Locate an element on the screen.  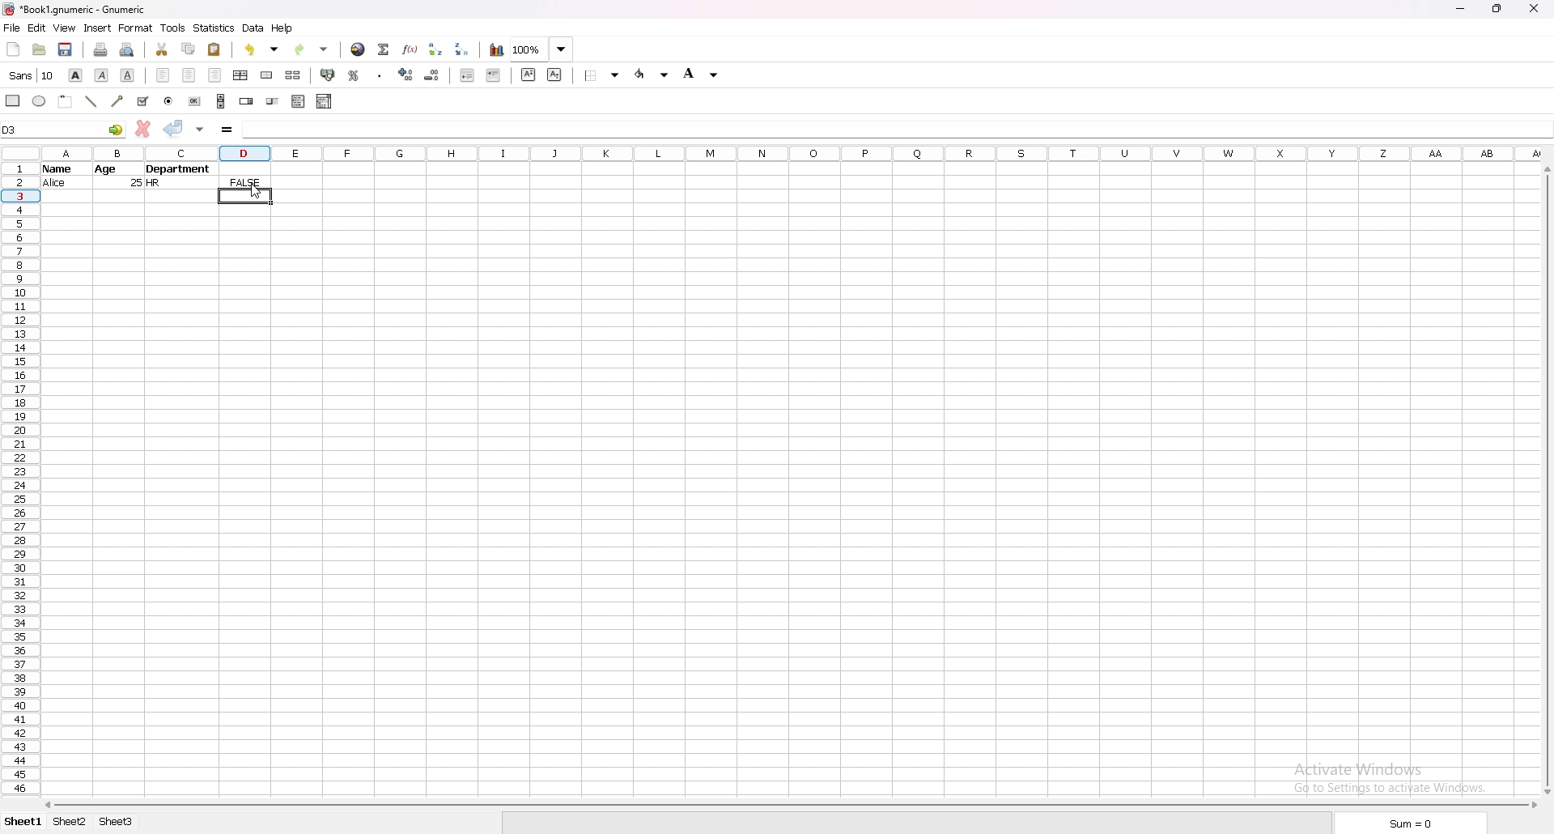
column is located at coordinates (790, 152).